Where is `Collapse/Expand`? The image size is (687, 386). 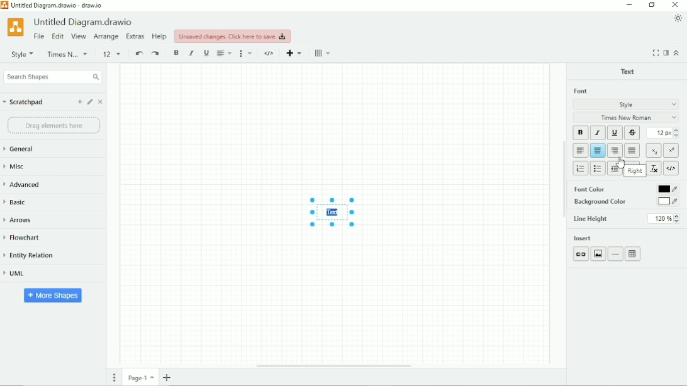
Collapse/Expand is located at coordinates (678, 53).